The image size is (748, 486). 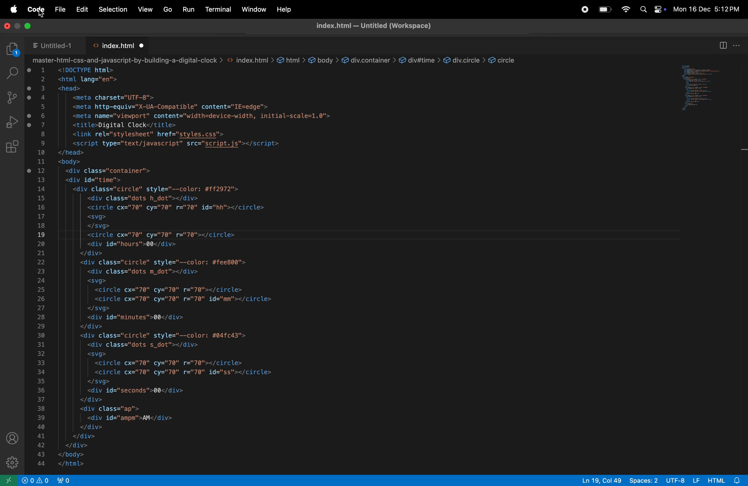 I want to click on <meta http-equiv="X-UA-Compatible" content="IE=edge">, so click(x=172, y=106).